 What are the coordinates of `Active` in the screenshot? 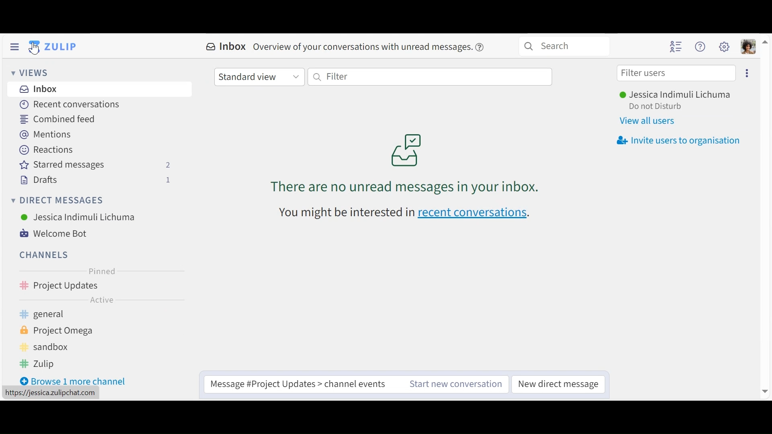 It's located at (108, 300).